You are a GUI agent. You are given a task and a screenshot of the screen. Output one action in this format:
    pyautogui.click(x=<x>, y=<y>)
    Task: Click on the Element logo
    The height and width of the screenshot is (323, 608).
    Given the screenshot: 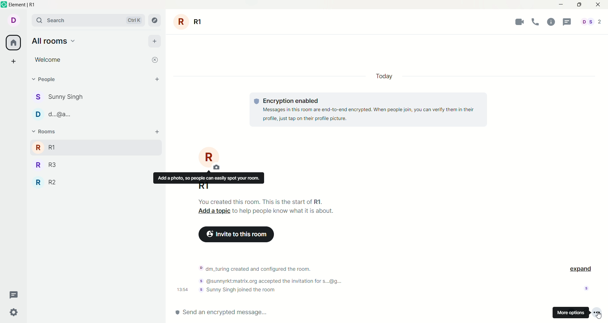 What is the action you would take?
    pyautogui.click(x=4, y=4)
    